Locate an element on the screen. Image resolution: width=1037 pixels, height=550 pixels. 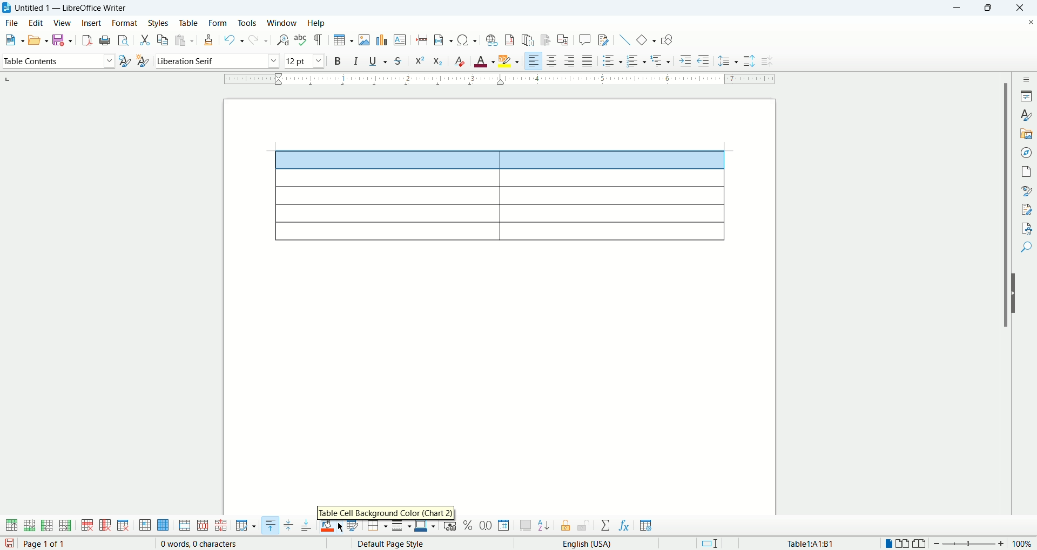
merge cells is located at coordinates (186, 525).